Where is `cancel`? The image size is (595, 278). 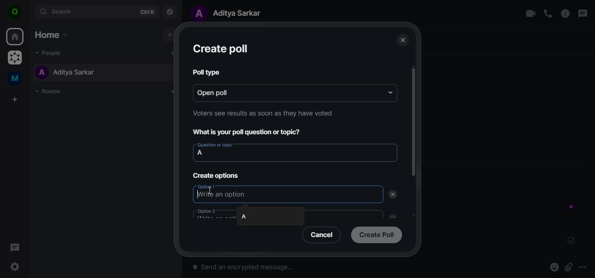 cancel is located at coordinates (323, 234).